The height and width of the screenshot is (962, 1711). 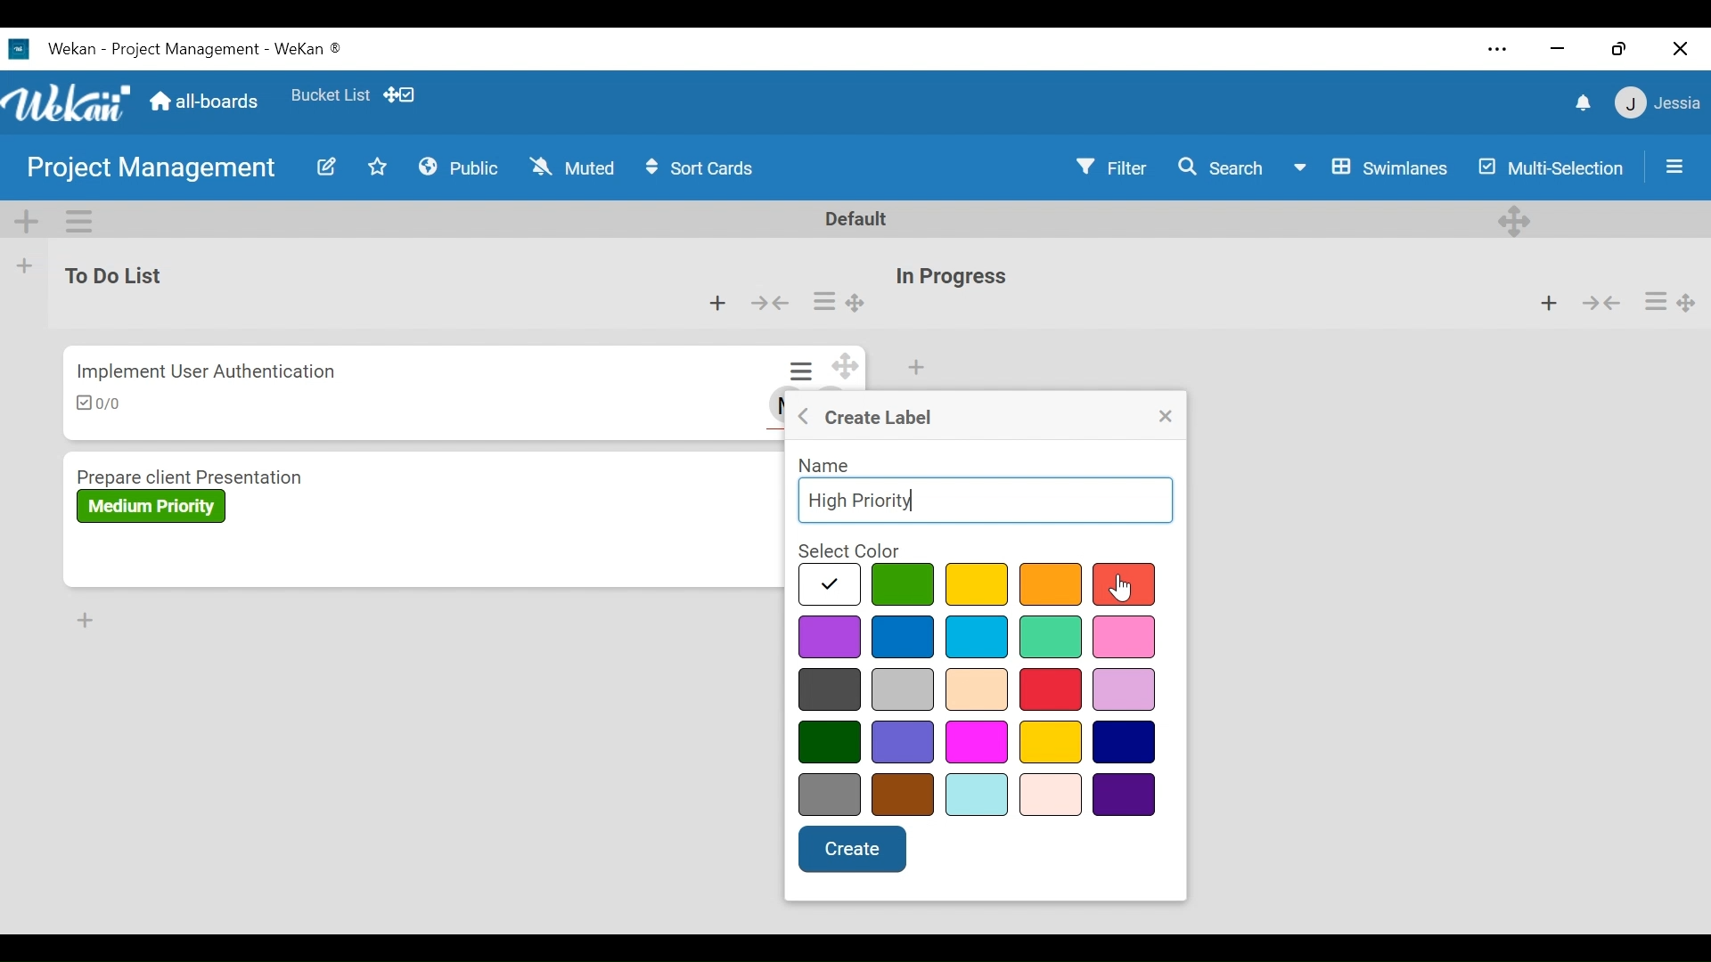 What do you see at coordinates (1121, 589) in the screenshot?
I see `cursor` at bounding box center [1121, 589].